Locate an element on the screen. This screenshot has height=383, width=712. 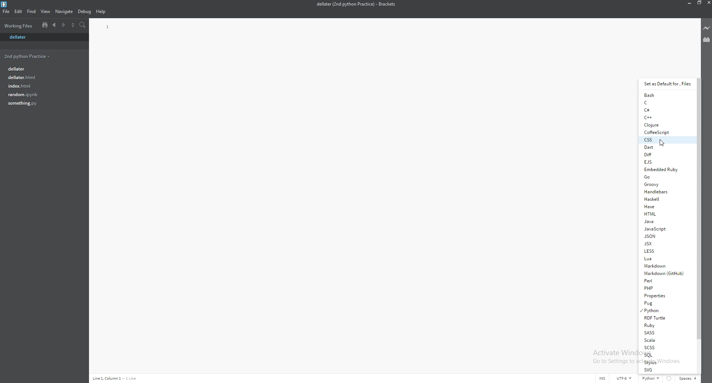
sql is located at coordinates (666, 355).